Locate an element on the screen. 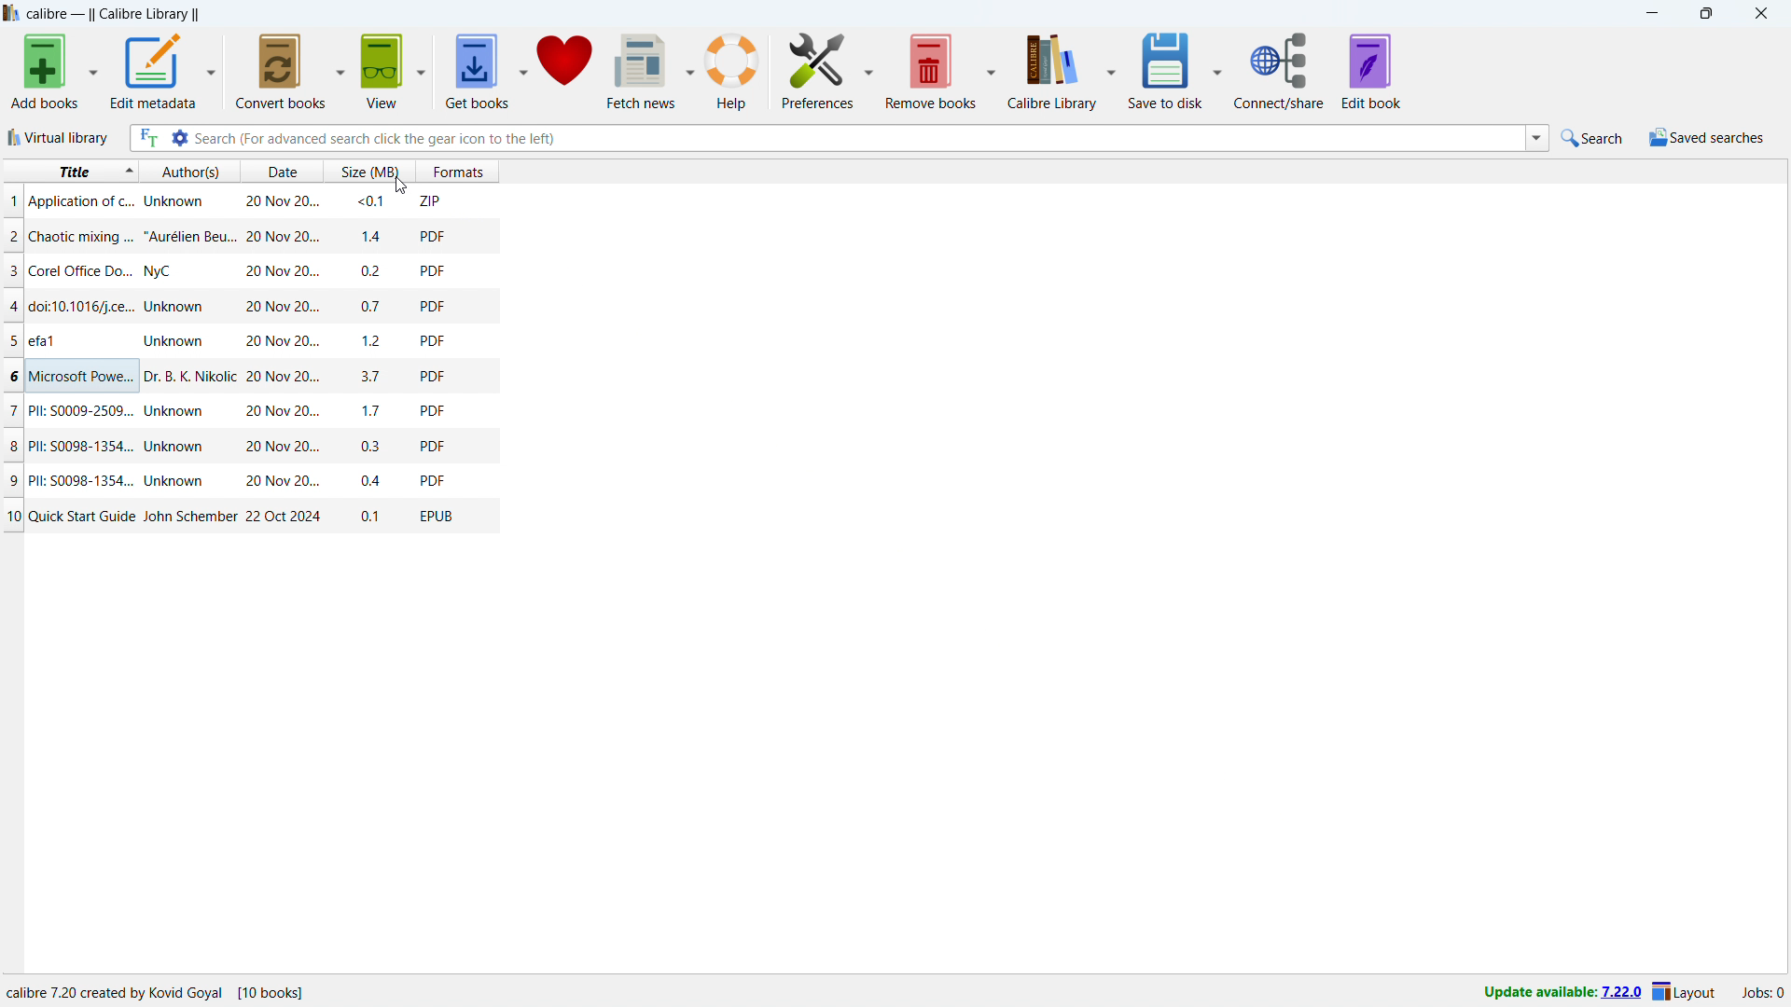 Image resolution: width=1791 pixels, height=1007 pixels. title is located at coordinates (82, 305).